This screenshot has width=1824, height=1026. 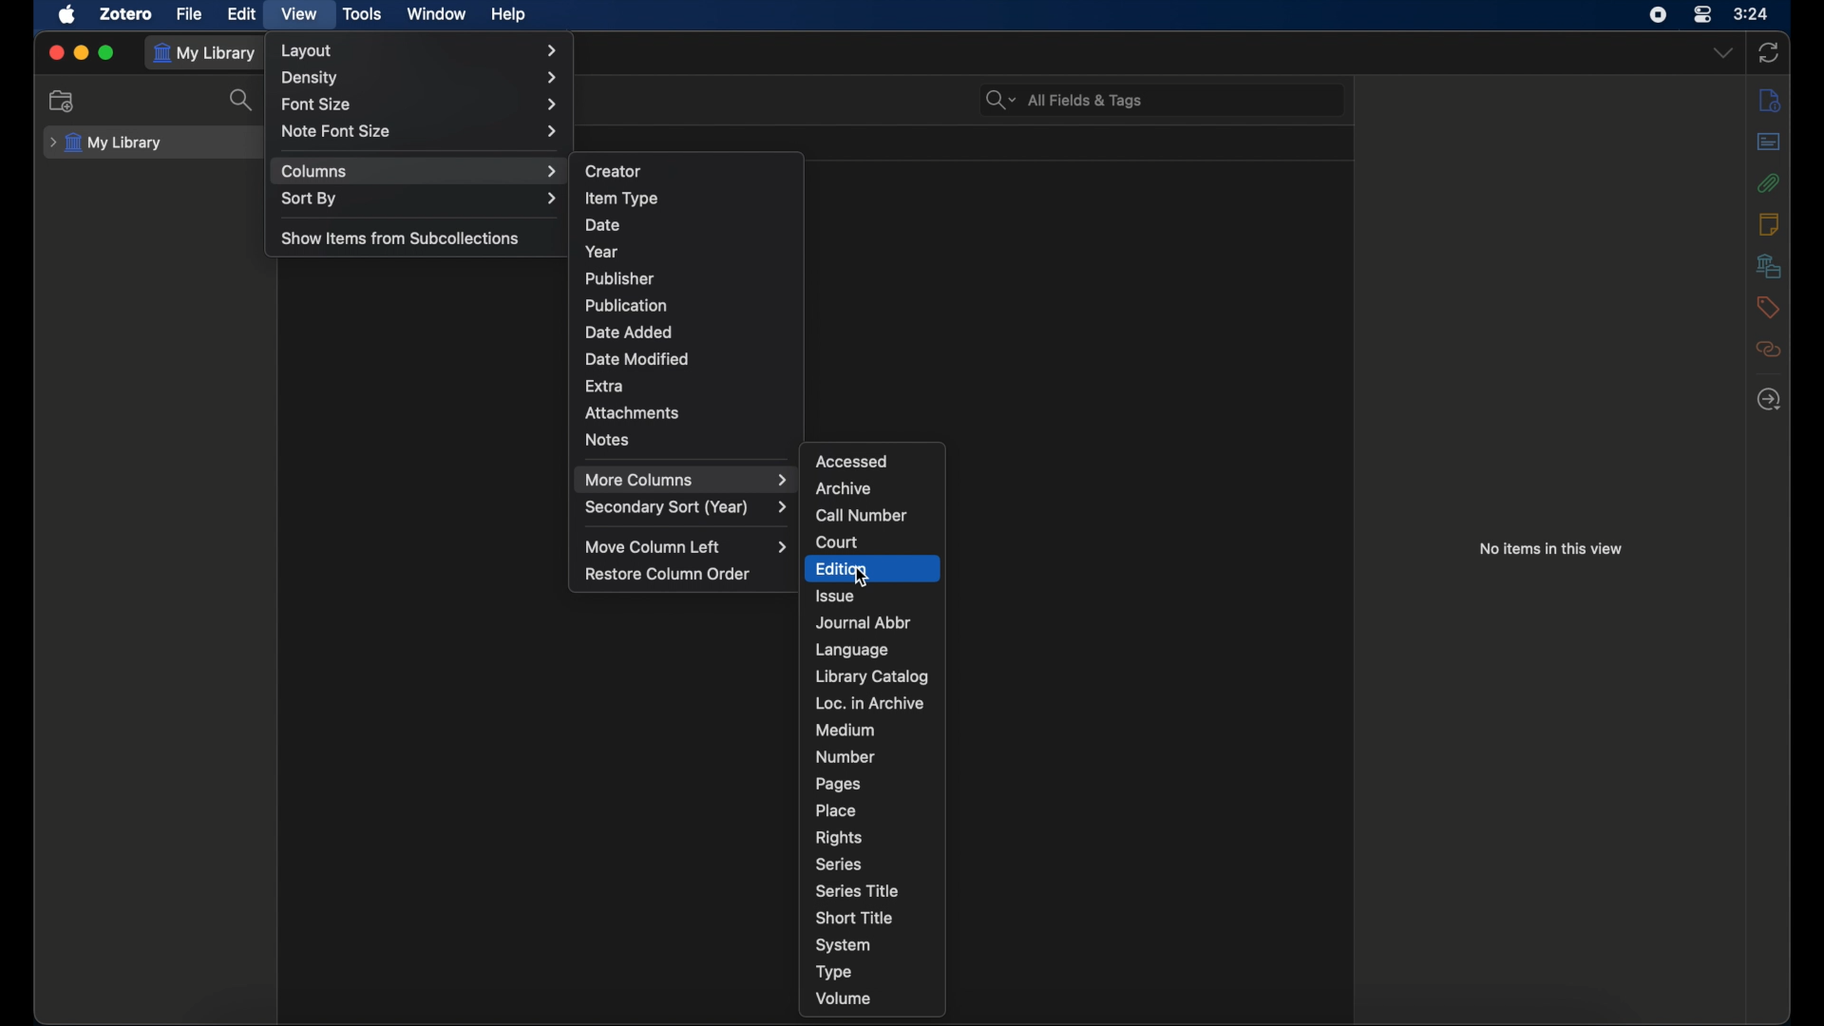 What do you see at coordinates (420, 172) in the screenshot?
I see `columns` at bounding box center [420, 172].